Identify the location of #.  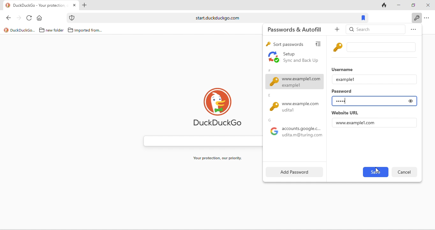
(269, 69).